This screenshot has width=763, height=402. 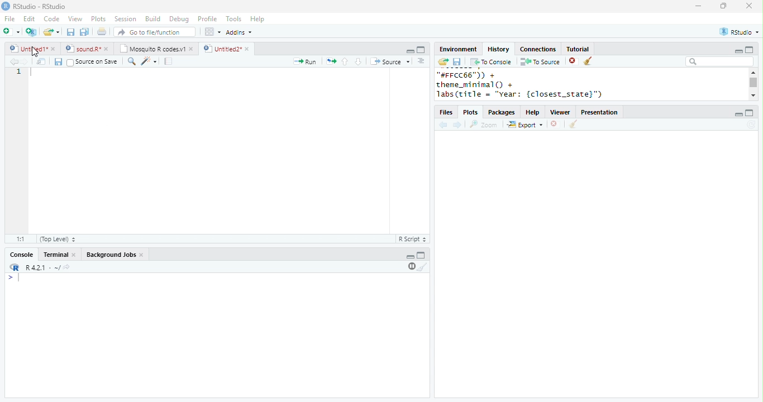 What do you see at coordinates (21, 255) in the screenshot?
I see `Console` at bounding box center [21, 255].